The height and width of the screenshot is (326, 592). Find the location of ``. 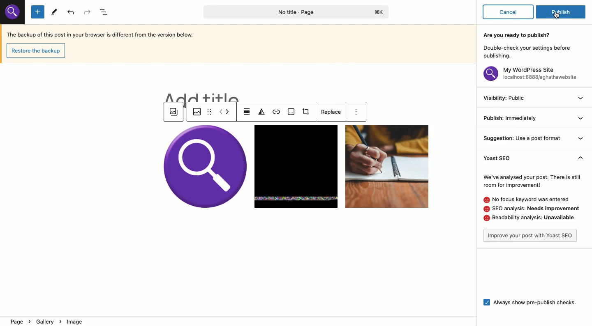

 is located at coordinates (14, 14).